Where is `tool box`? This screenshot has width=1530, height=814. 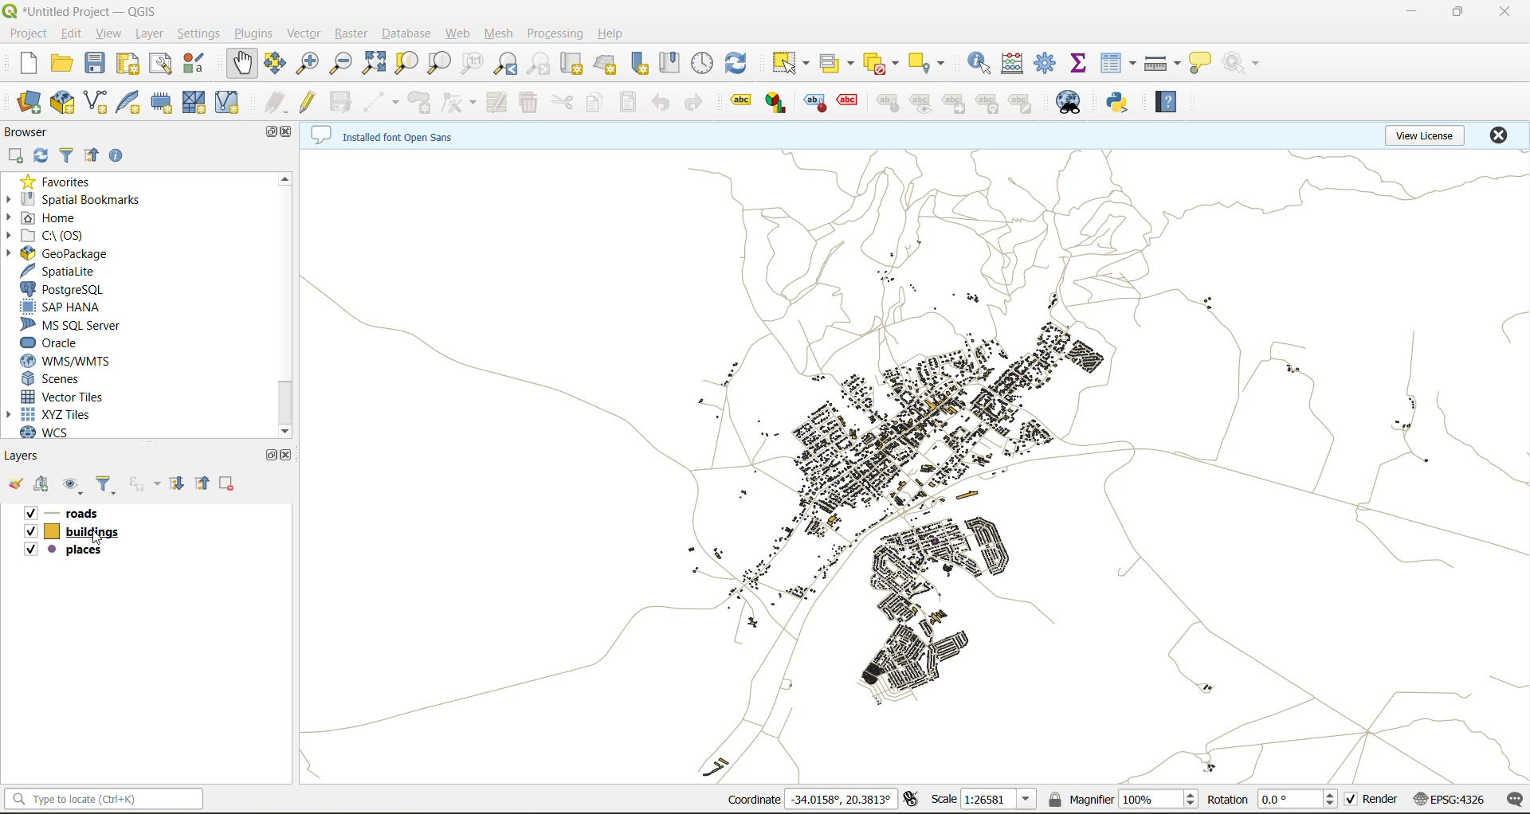
tool box is located at coordinates (1049, 65).